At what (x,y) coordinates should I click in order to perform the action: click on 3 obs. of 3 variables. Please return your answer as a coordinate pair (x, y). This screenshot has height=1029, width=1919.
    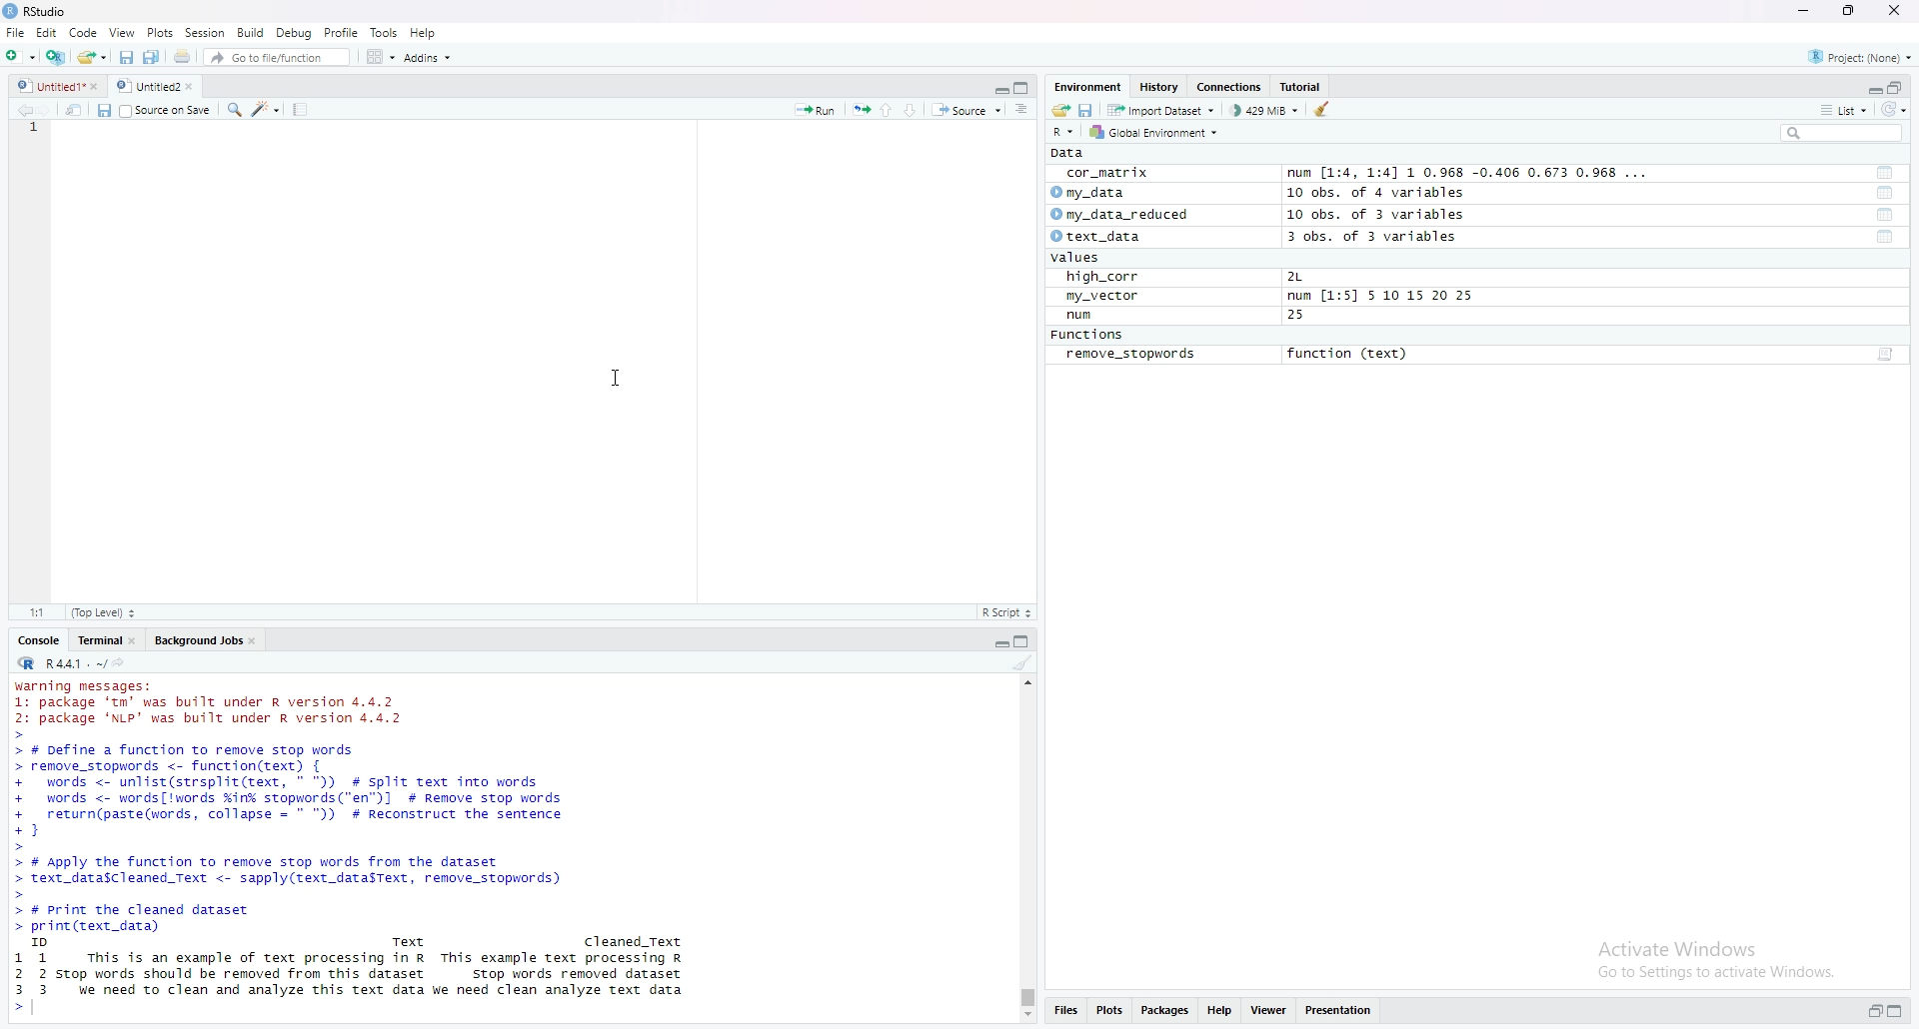
    Looking at the image, I should click on (1373, 237).